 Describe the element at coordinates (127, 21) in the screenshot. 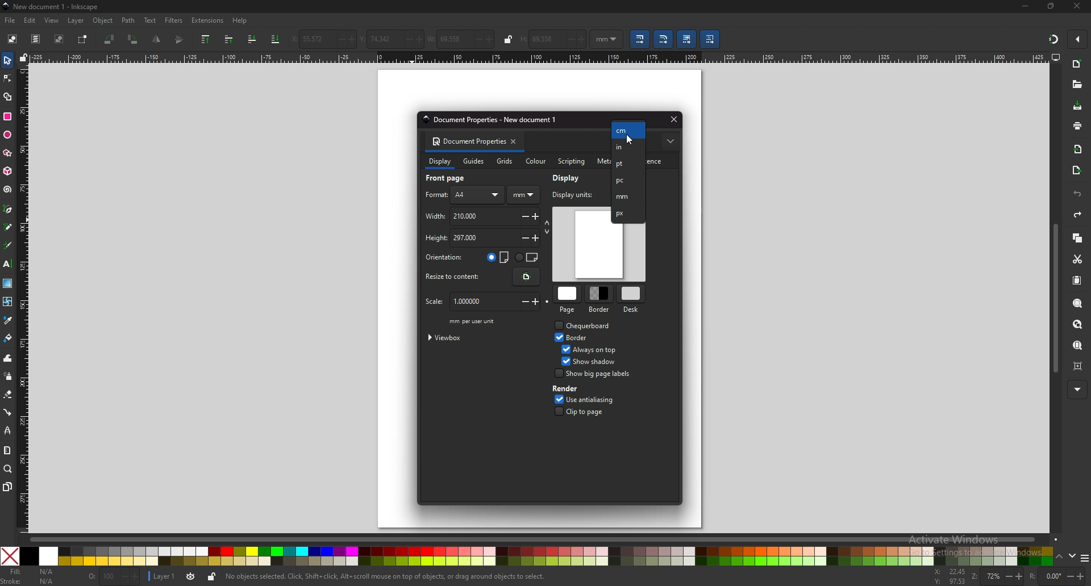

I see `path` at that location.